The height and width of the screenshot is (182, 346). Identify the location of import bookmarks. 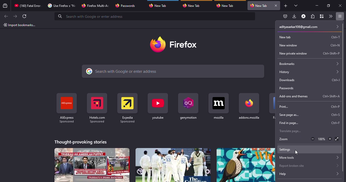
(20, 25).